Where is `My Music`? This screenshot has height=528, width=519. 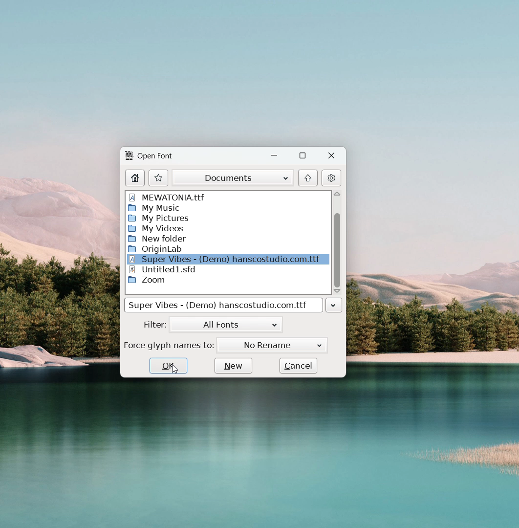
My Music is located at coordinates (159, 208).